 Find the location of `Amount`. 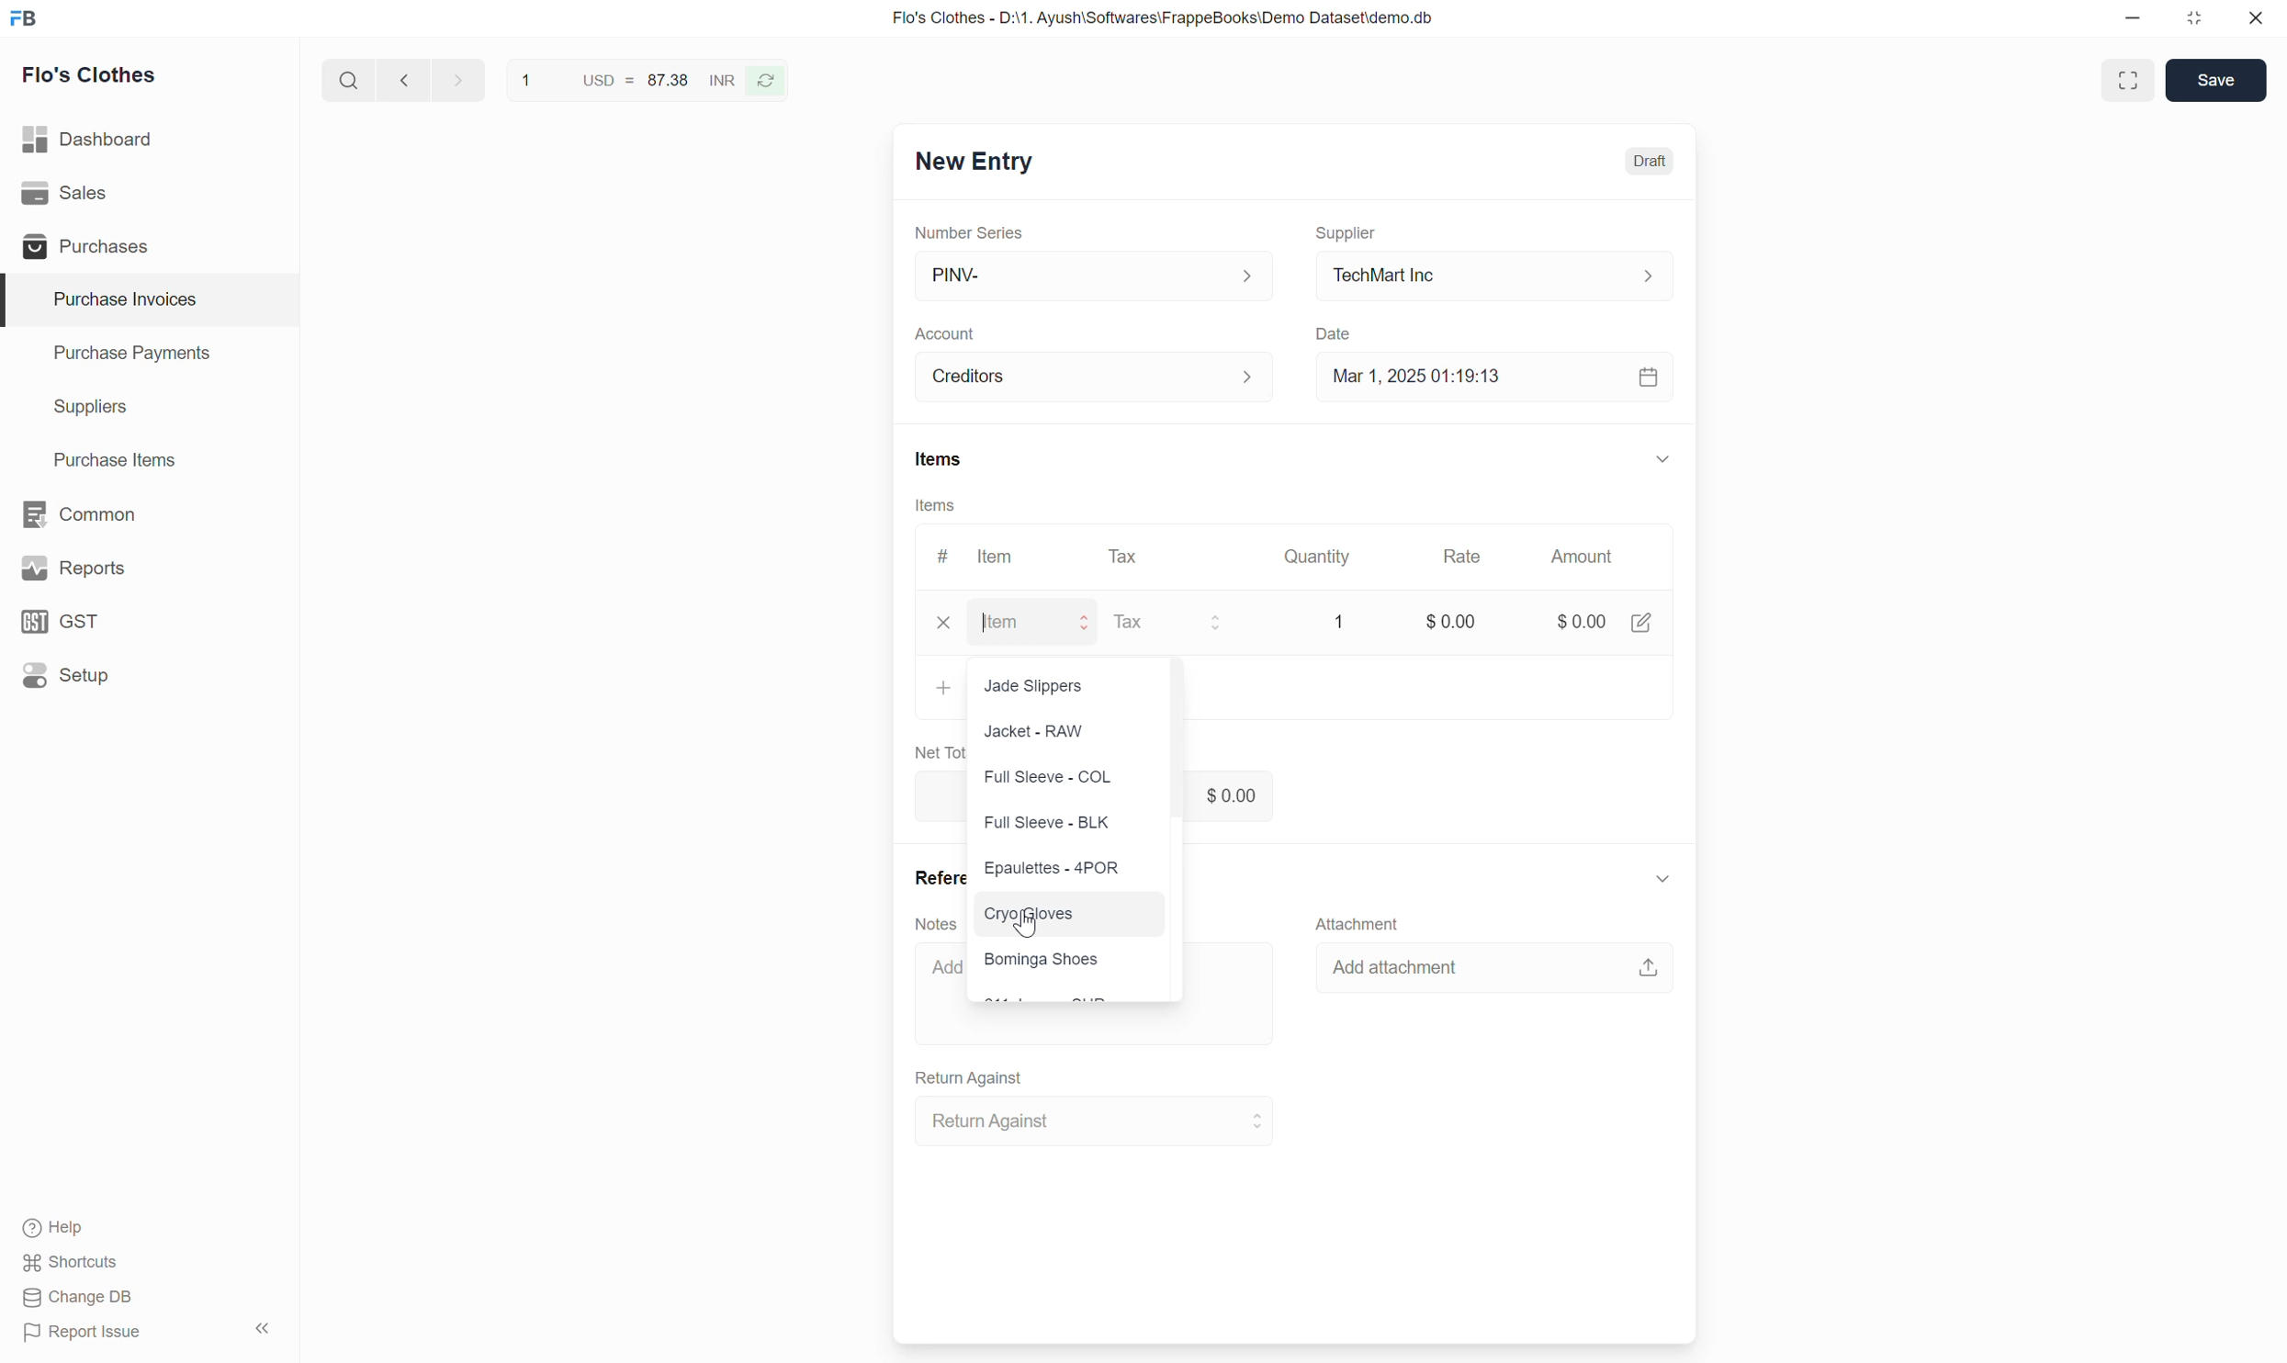

Amount is located at coordinates (1579, 560).